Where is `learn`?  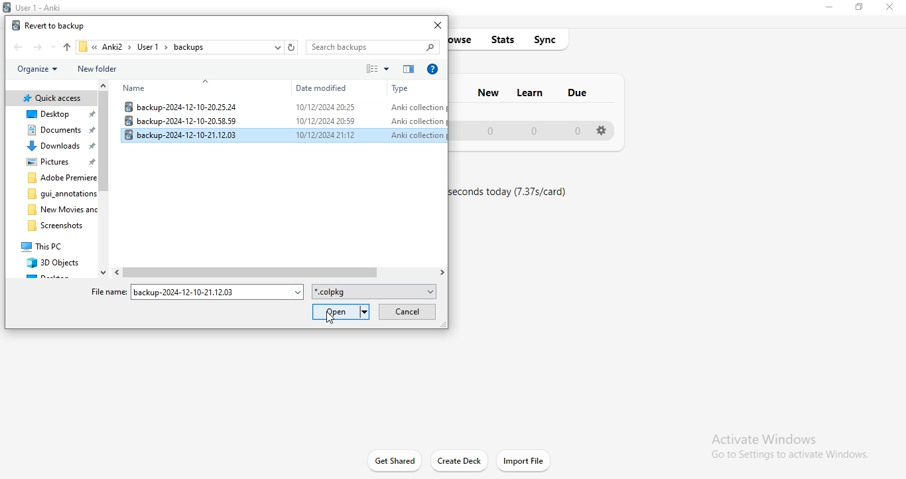
learn is located at coordinates (531, 91).